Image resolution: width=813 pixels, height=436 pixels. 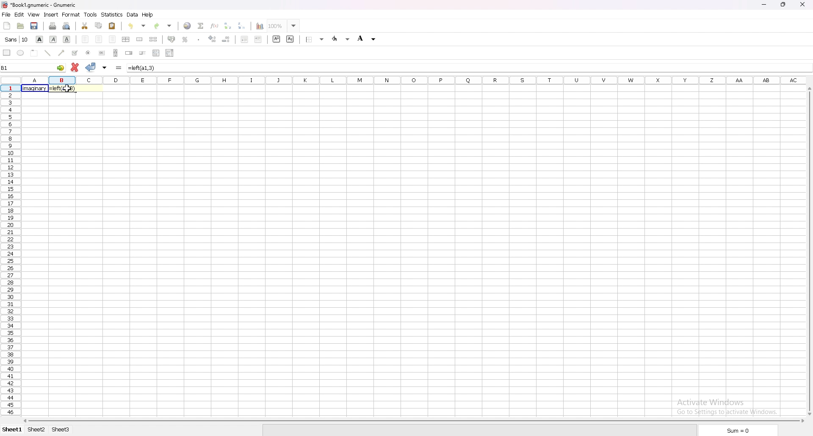 What do you see at coordinates (75, 53) in the screenshot?
I see `tickbox` at bounding box center [75, 53].